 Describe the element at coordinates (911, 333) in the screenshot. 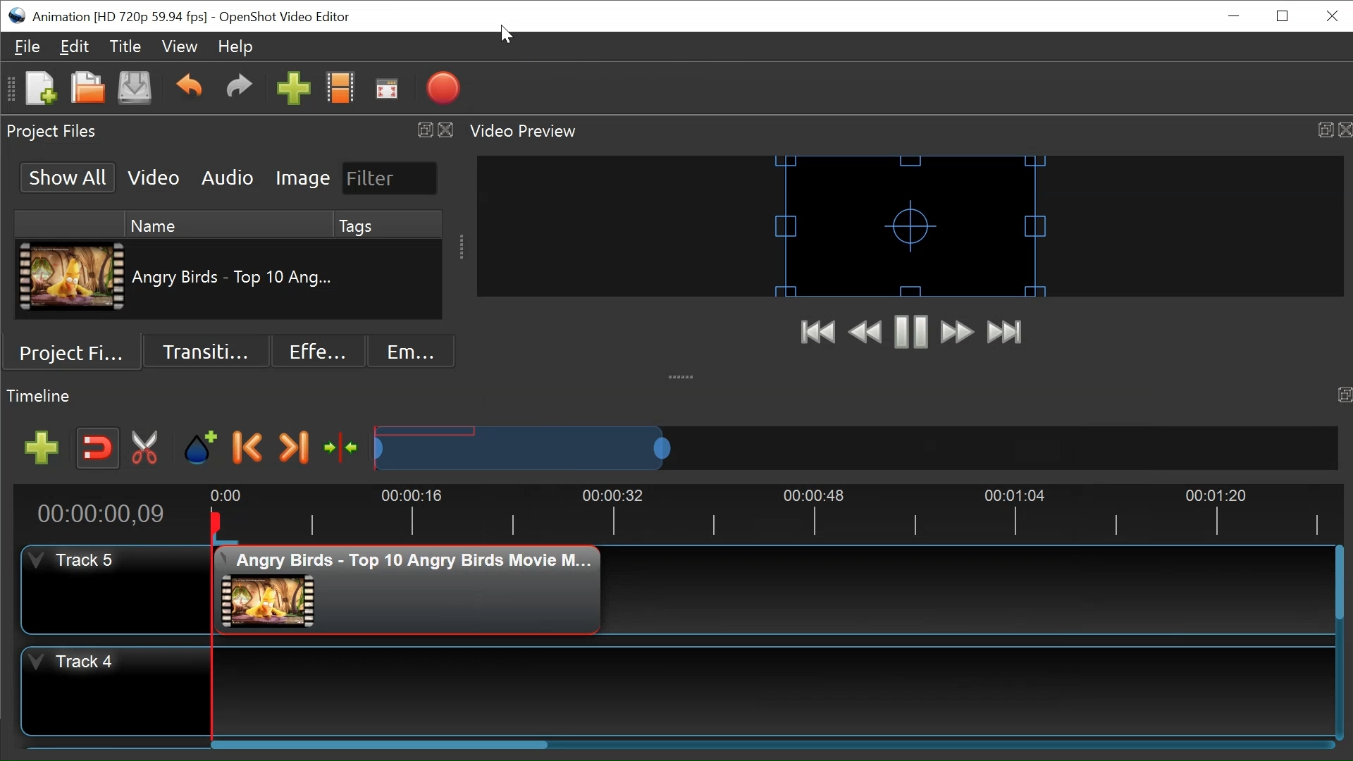

I see `Play` at that location.